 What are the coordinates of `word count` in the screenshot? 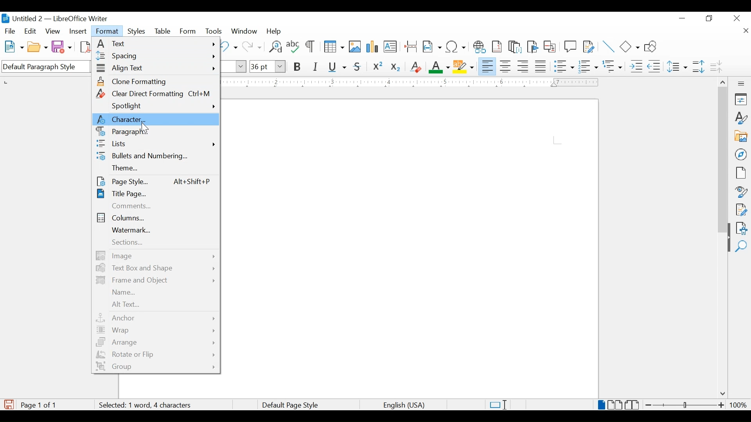 It's located at (130, 405).